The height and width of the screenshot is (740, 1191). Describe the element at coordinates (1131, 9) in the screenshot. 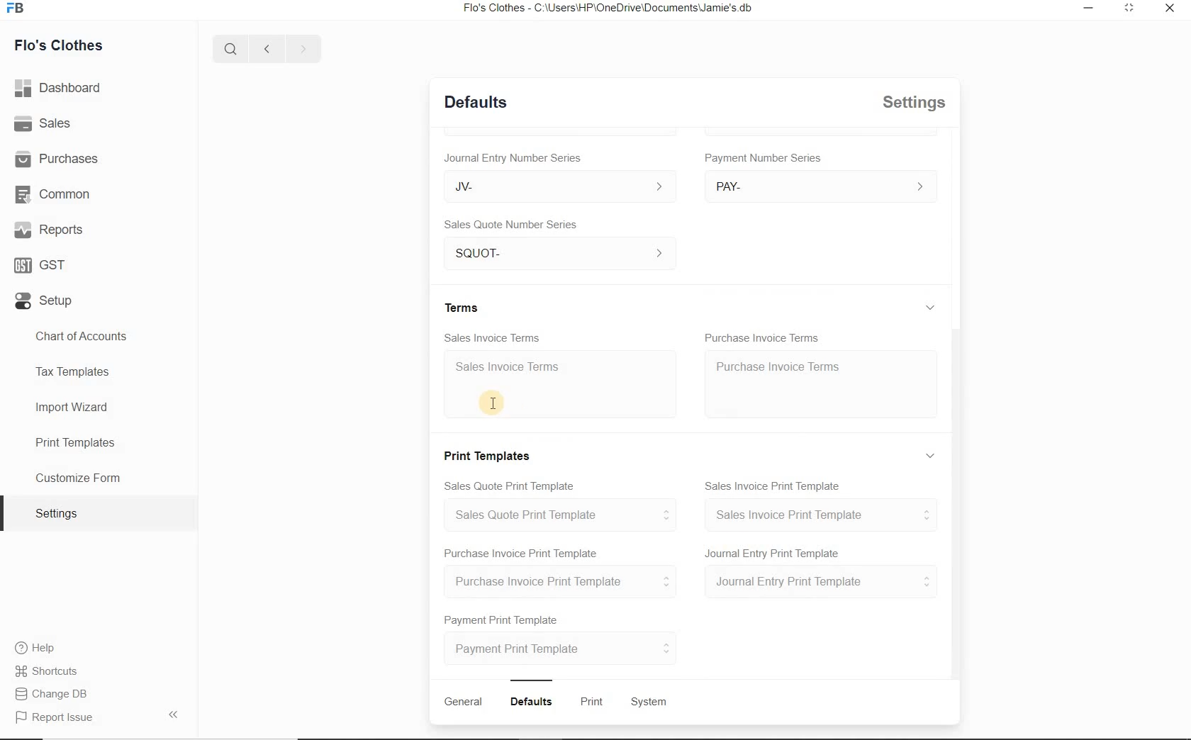

I see `Maximize` at that location.